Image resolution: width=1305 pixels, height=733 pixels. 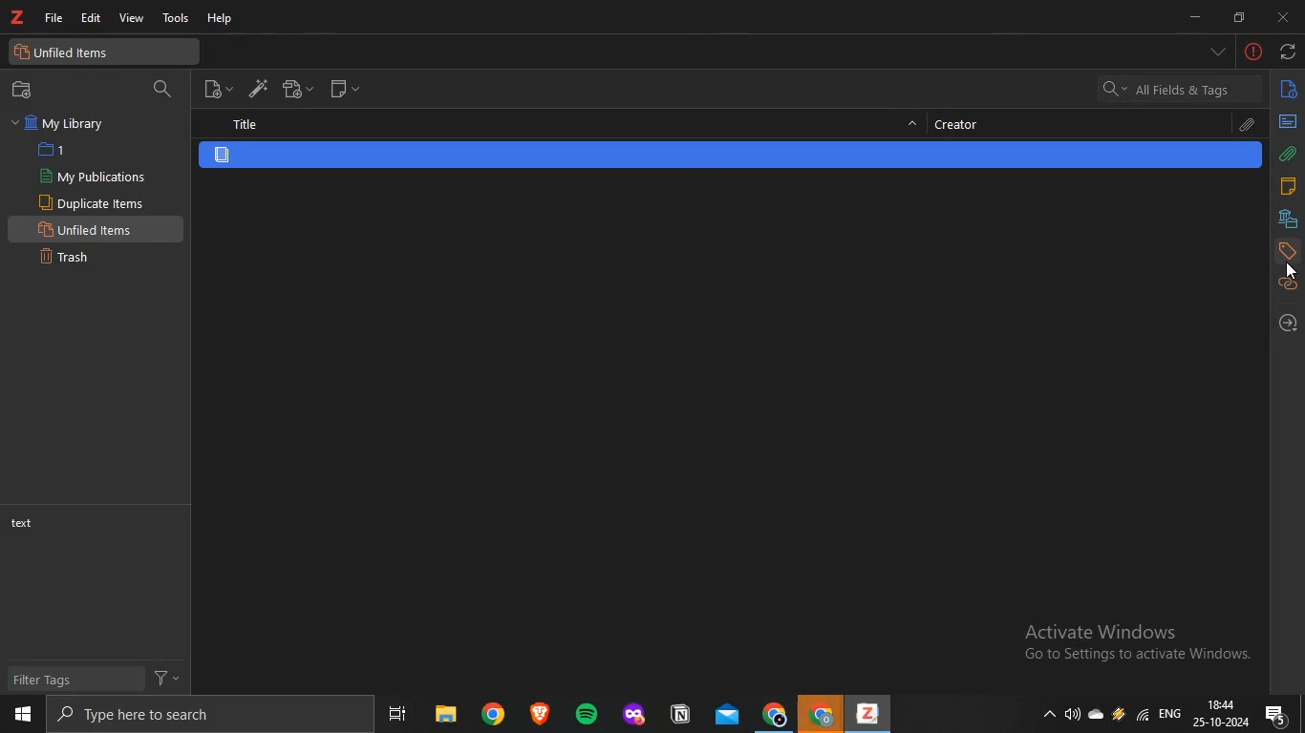 I want to click on eng, so click(x=1169, y=716).